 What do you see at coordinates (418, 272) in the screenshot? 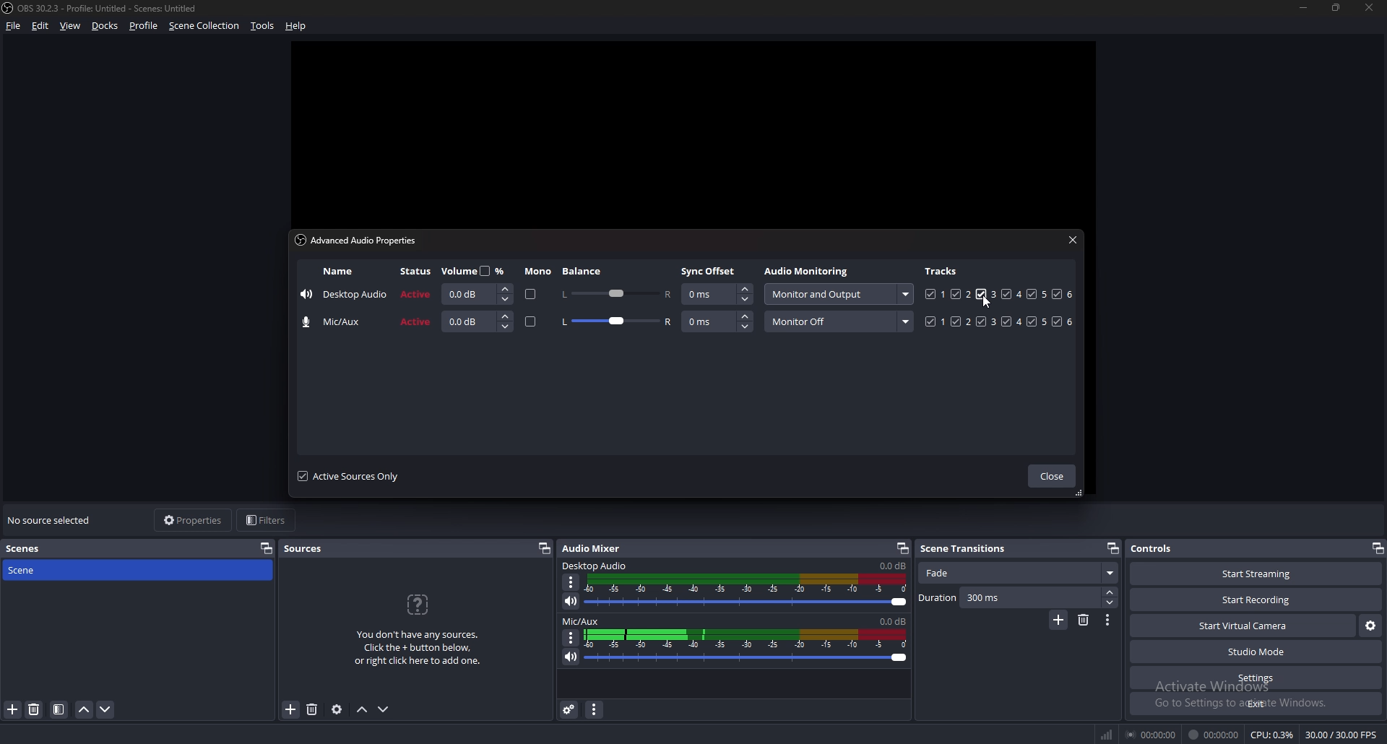
I see `stuatus` at bounding box center [418, 272].